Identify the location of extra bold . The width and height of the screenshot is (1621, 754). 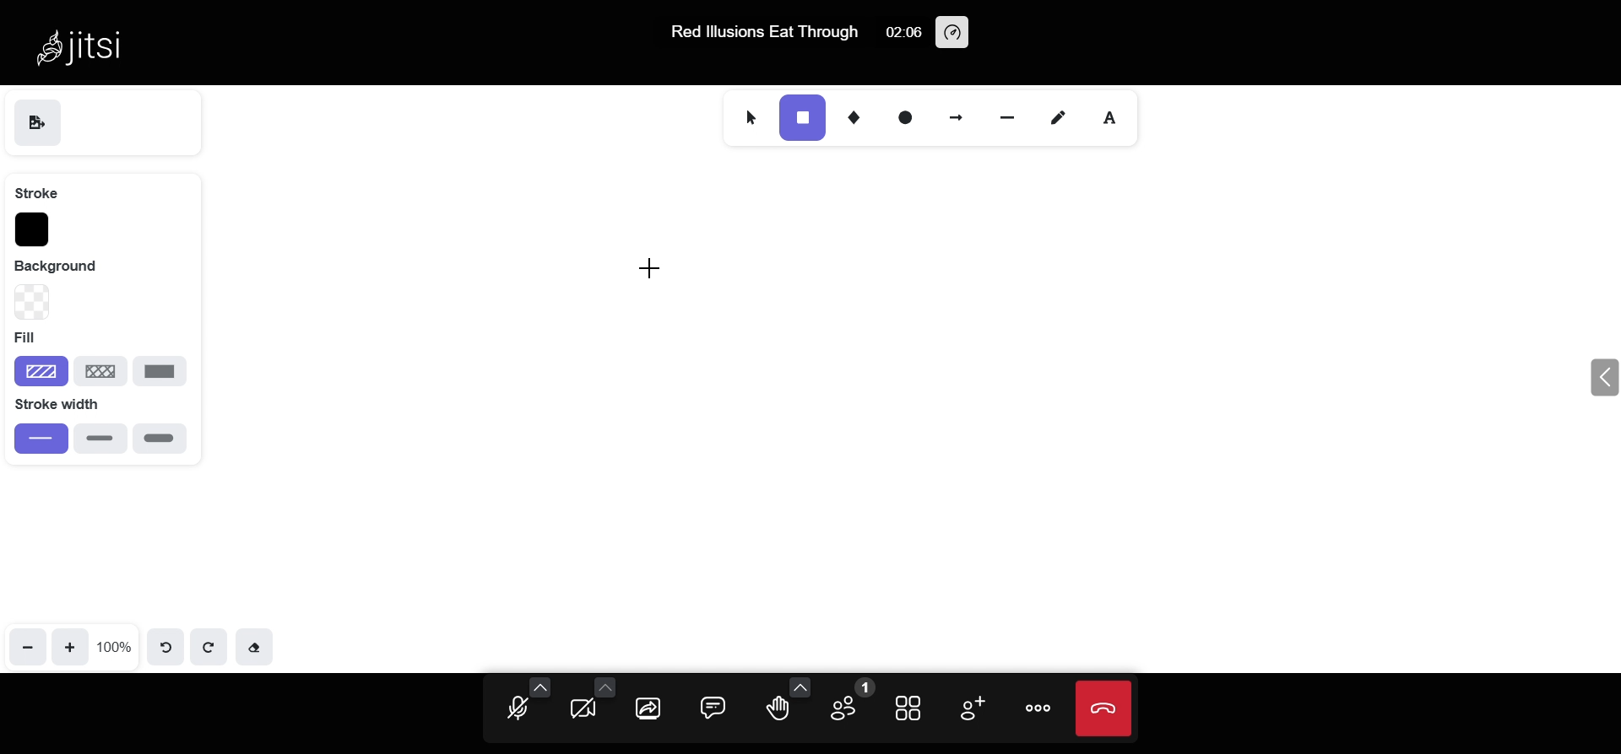
(159, 439).